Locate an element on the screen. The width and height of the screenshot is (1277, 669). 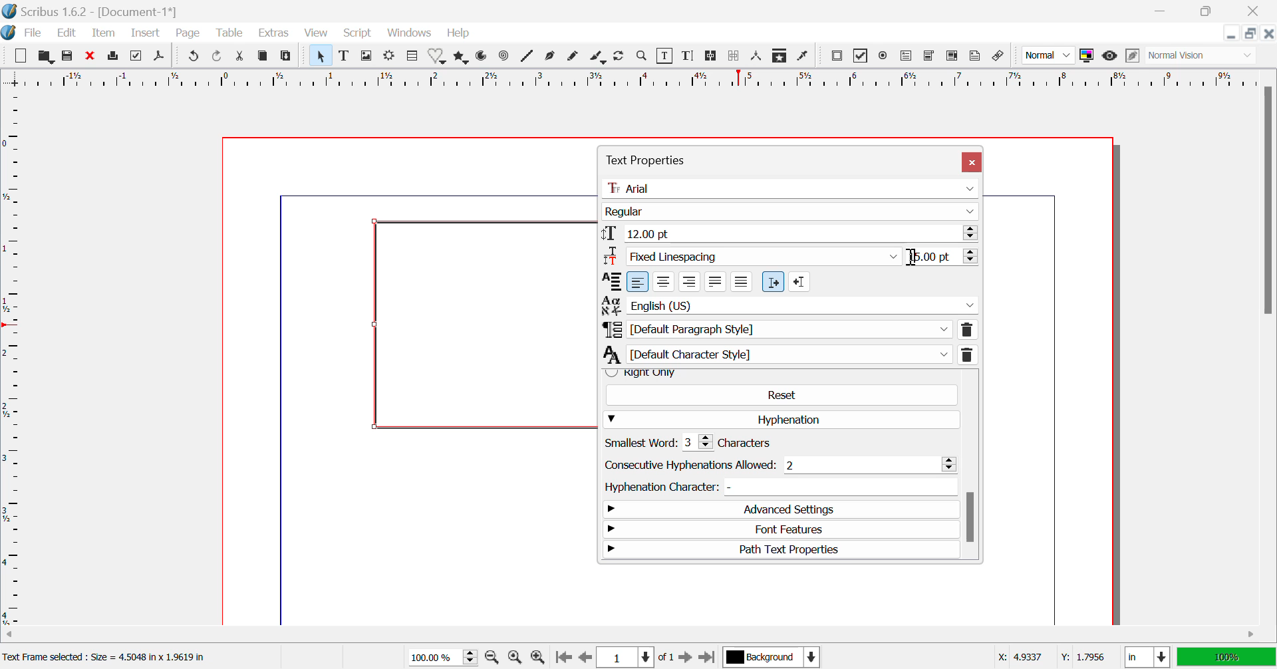
Zoom Out is located at coordinates (494, 658).